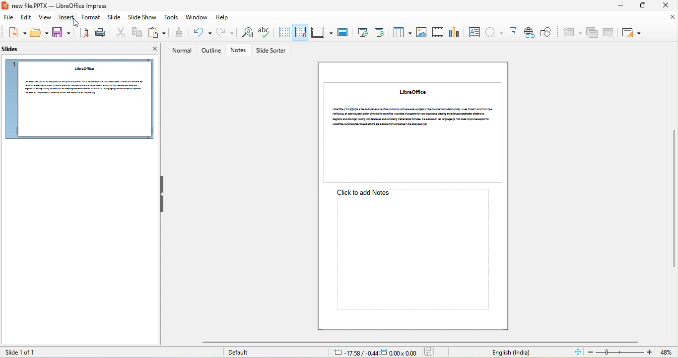 Image resolution: width=678 pixels, height=358 pixels. What do you see at coordinates (90, 17) in the screenshot?
I see `format` at bounding box center [90, 17].